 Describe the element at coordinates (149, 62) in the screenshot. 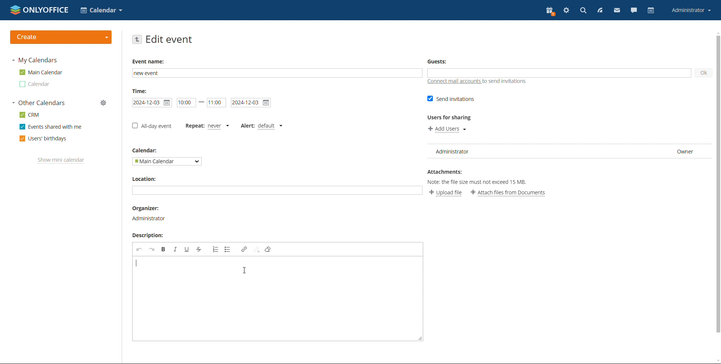

I see `Event name:` at that location.